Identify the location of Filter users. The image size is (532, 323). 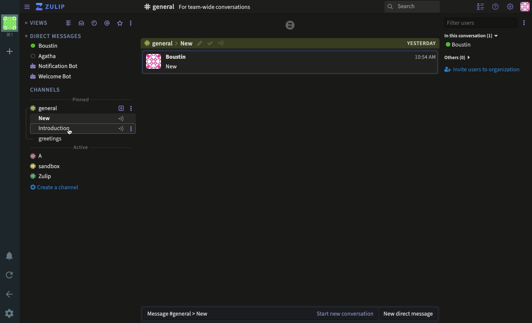
(481, 23).